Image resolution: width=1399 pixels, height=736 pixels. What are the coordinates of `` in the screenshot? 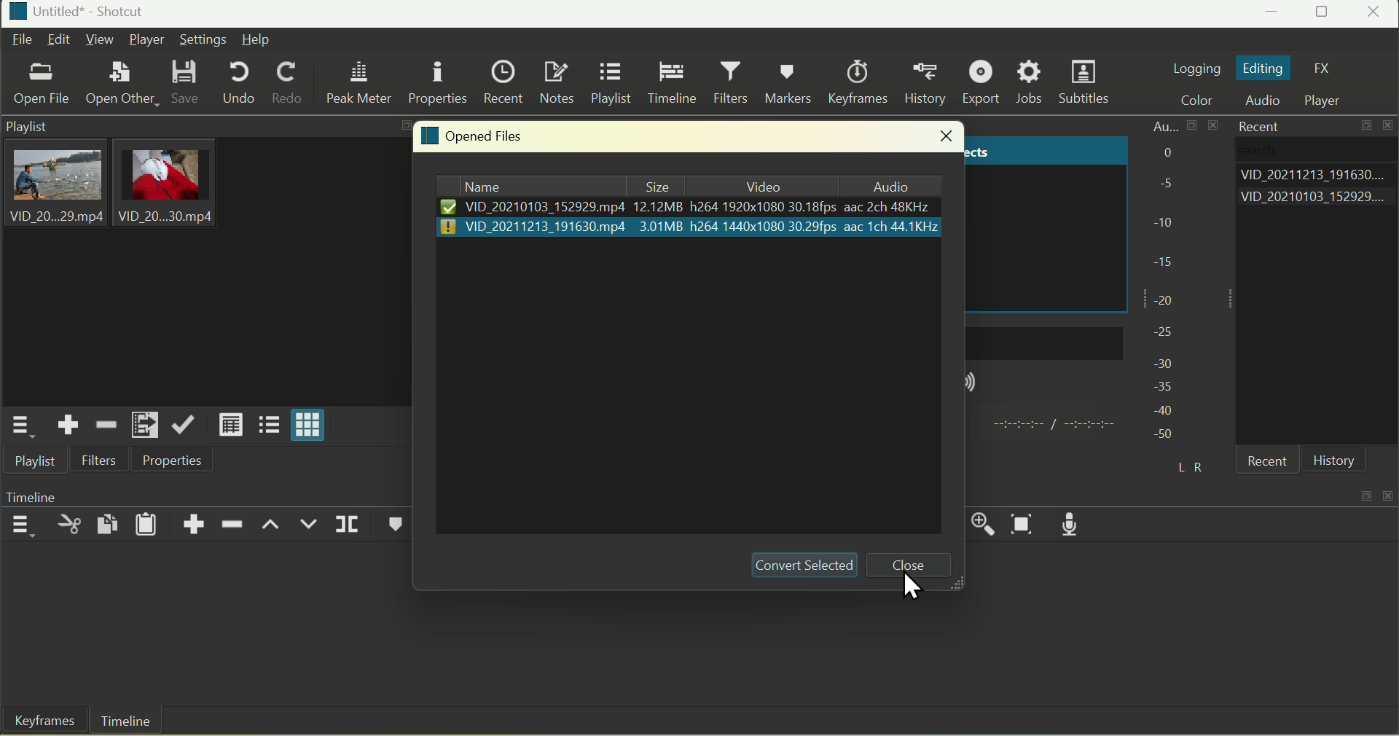 It's located at (1325, 68).